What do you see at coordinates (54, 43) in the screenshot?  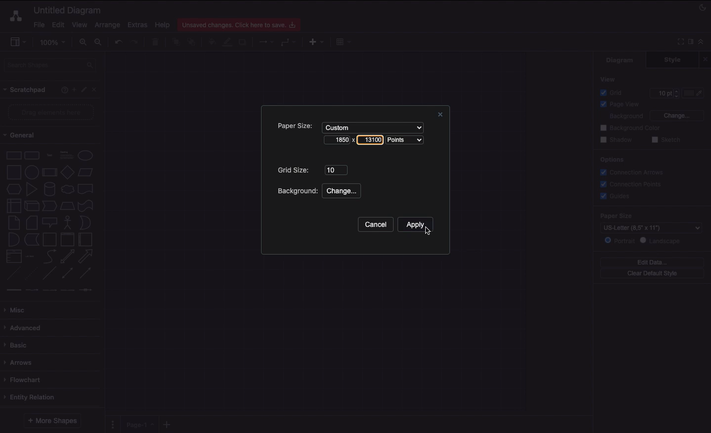 I see `100%` at bounding box center [54, 43].